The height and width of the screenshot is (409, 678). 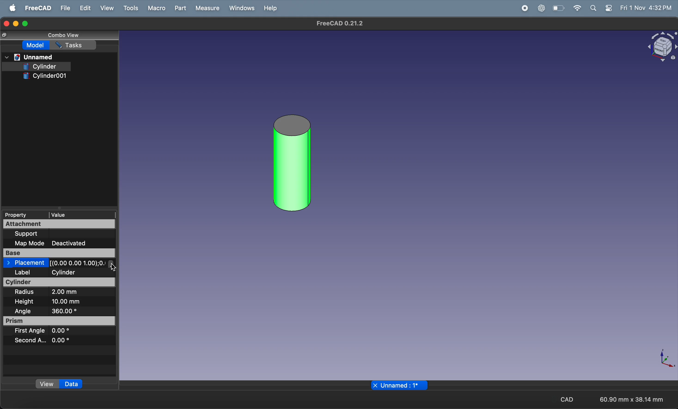 What do you see at coordinates (25, 302) in the screenshot?
I see `height` at bounding box center [25, 302].